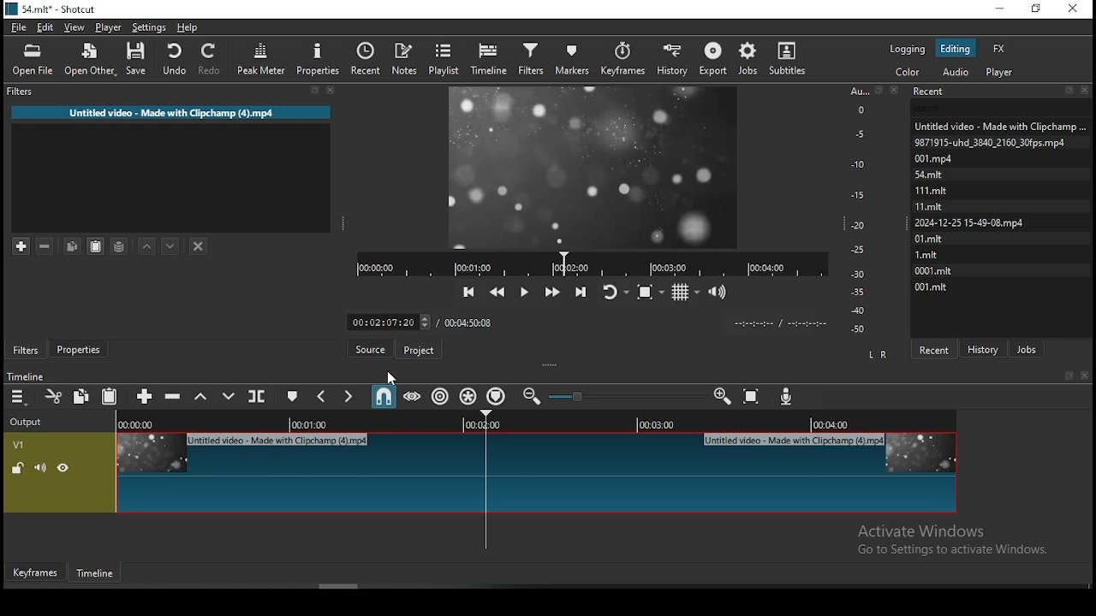 Image resolution: width=1096 pixels, height=616 pixels. I want to click on minimize, so click(998, 9).